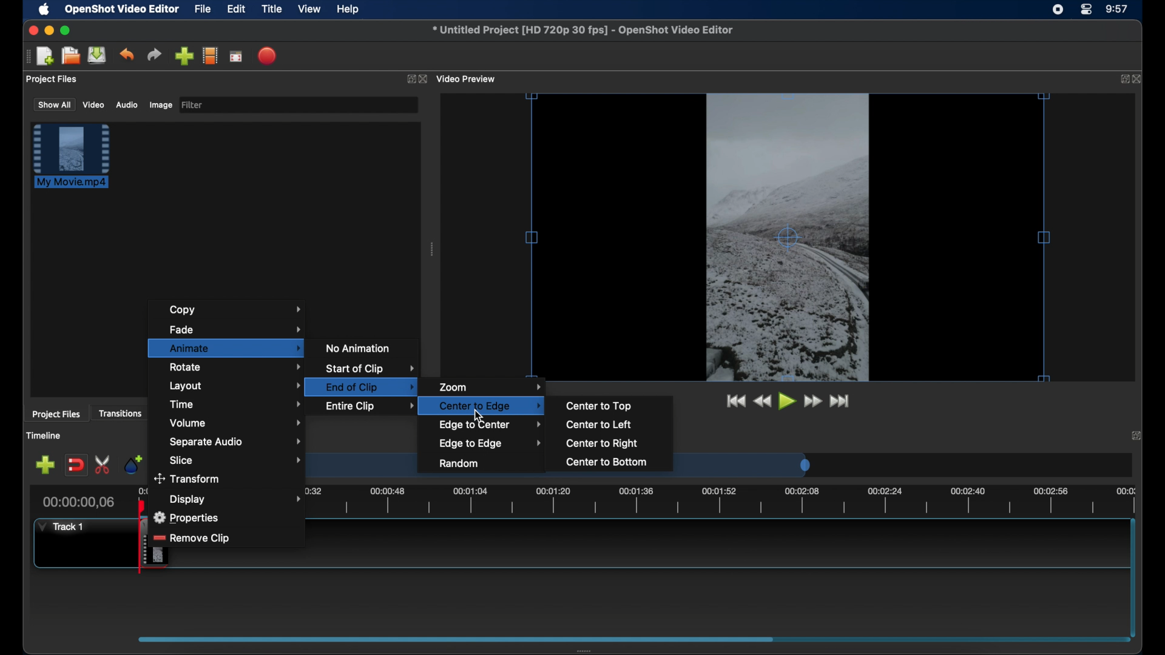 The image size is (1165, 655). I want to click on disable snapping, so click(76, 465).